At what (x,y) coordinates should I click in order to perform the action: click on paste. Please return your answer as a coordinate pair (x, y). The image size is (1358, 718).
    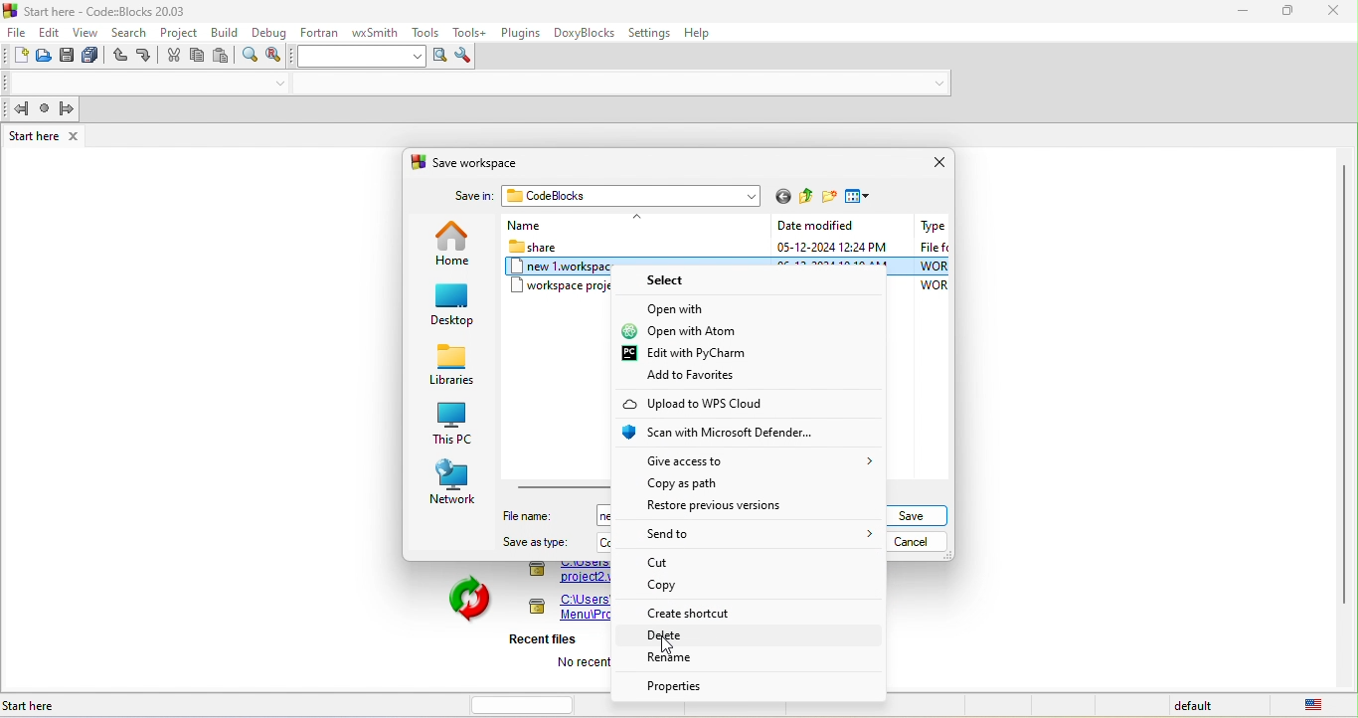
    Looking at the image, I should click on (226, 57).